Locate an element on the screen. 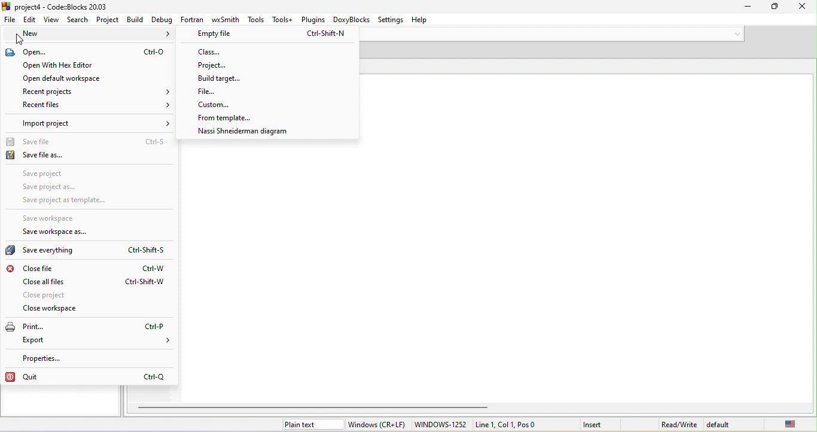  build targrt is located at coordinates (227, 78).